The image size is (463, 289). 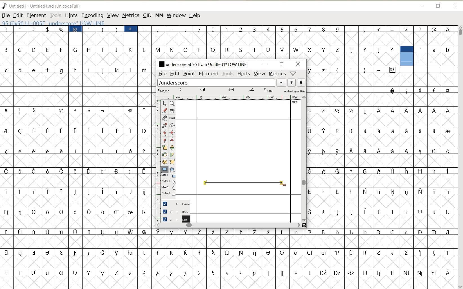 I want to click on CLOSE, so click(x=455, y=6).